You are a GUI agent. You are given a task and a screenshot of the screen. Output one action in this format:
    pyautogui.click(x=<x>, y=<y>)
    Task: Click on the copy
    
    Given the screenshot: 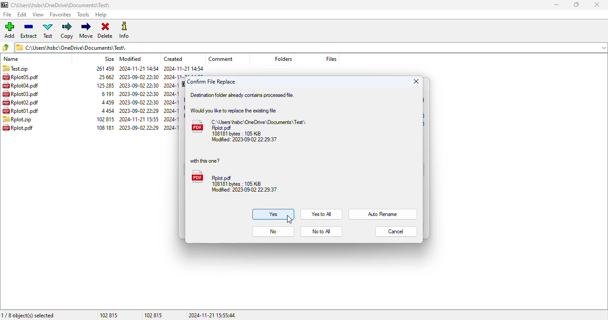 What is the action you would take?
    pyautogui.click(x=67, y=30)
    